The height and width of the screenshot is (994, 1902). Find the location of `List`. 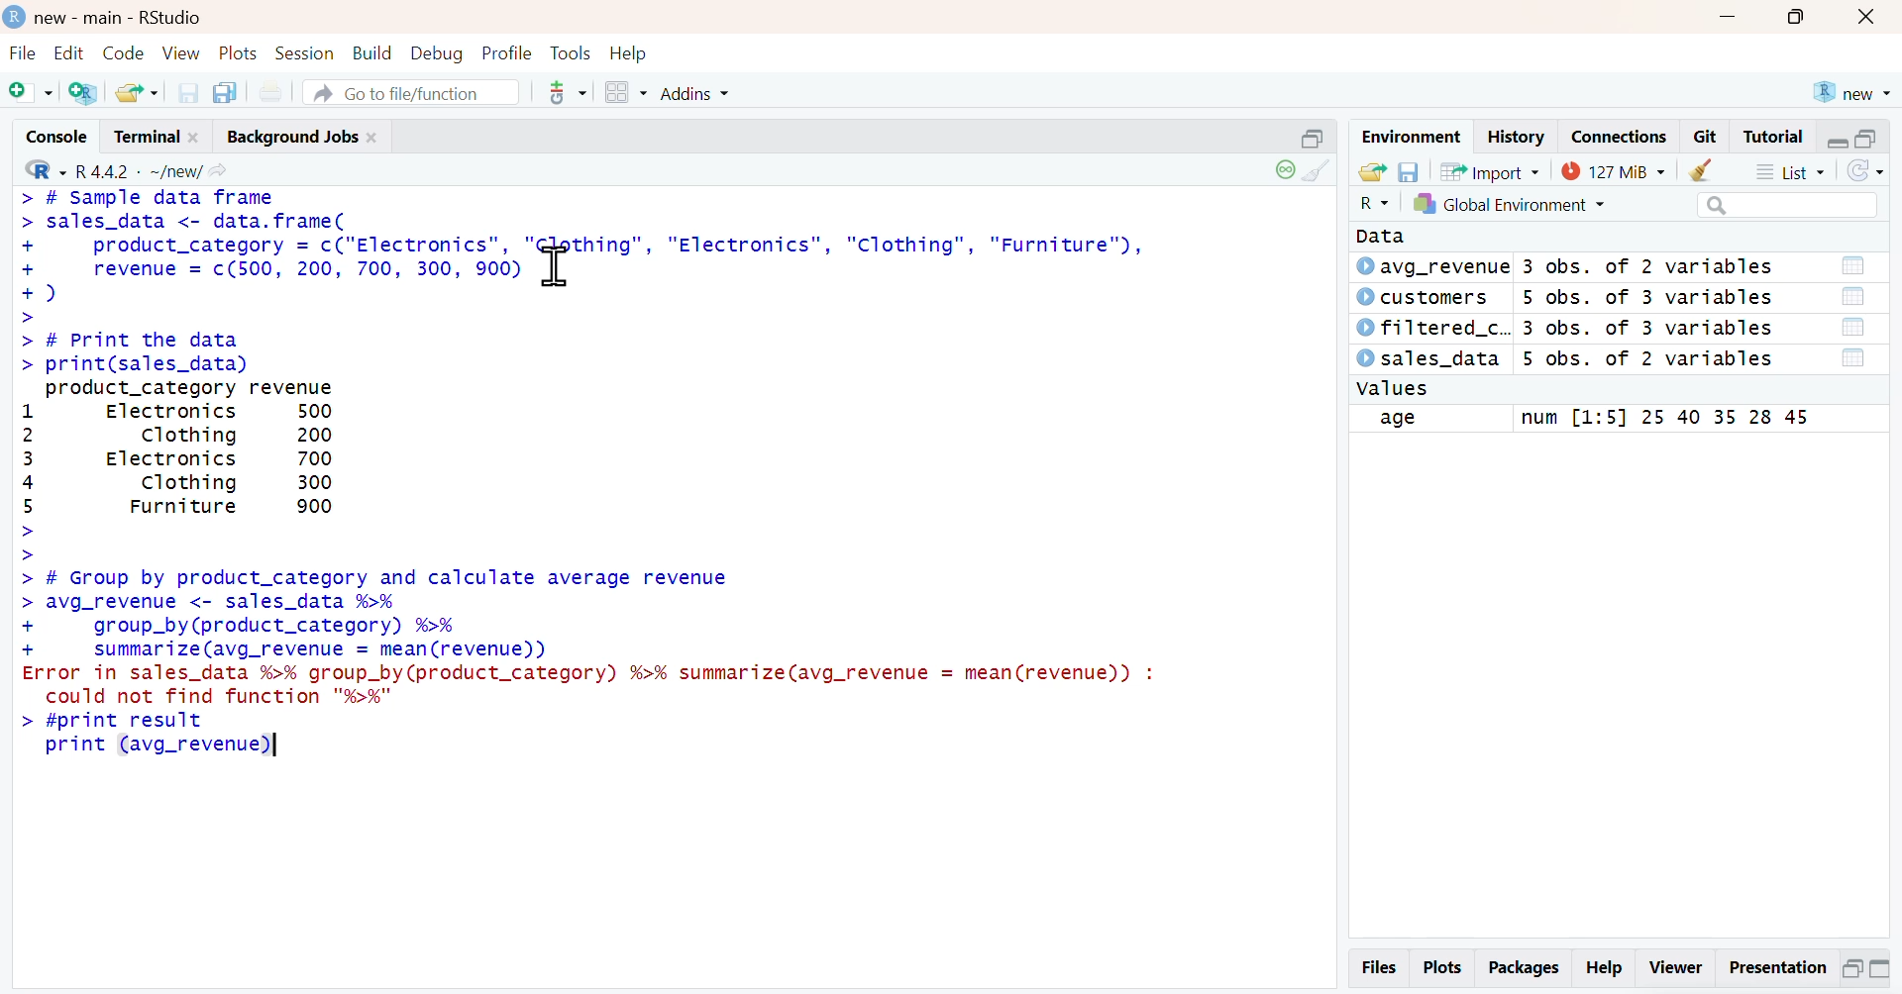

List is located at coordinates (1788, 170).